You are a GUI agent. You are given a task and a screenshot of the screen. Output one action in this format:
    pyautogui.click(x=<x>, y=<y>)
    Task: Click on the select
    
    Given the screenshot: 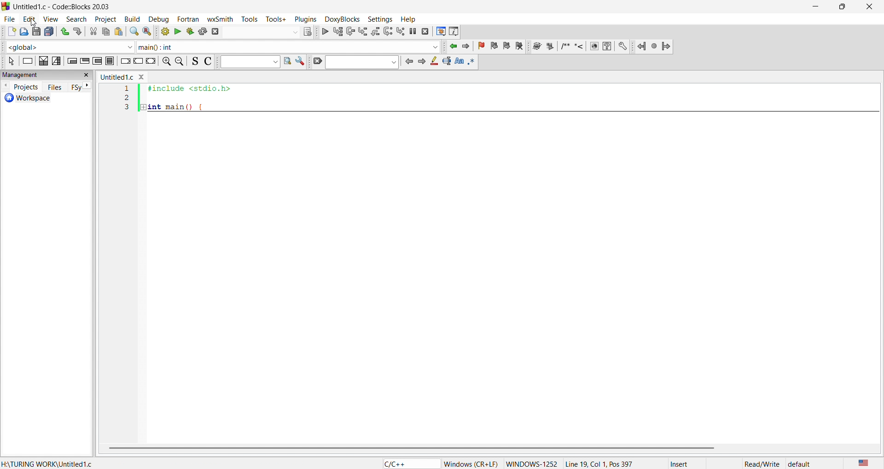 What is the action you would take?
    pyautogui.click(x=10, y=61)
    